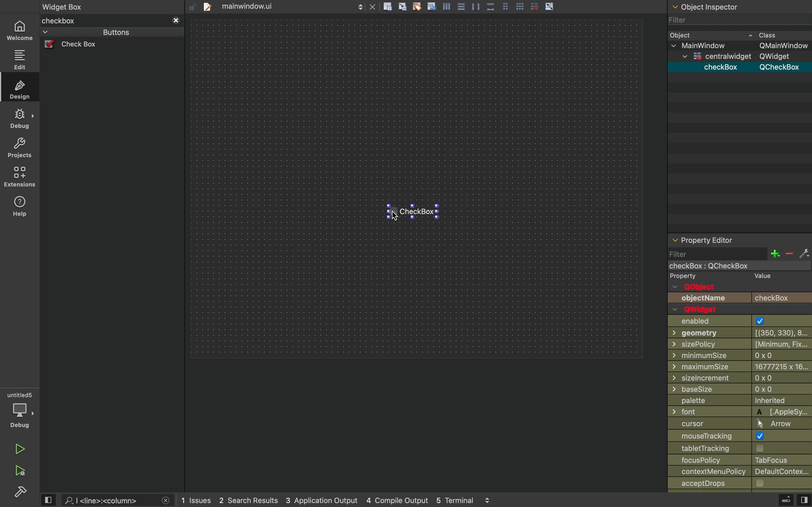 Image resolution: width=812 pixels, height=507 pixels. I want to click on help, so click(19, 209).